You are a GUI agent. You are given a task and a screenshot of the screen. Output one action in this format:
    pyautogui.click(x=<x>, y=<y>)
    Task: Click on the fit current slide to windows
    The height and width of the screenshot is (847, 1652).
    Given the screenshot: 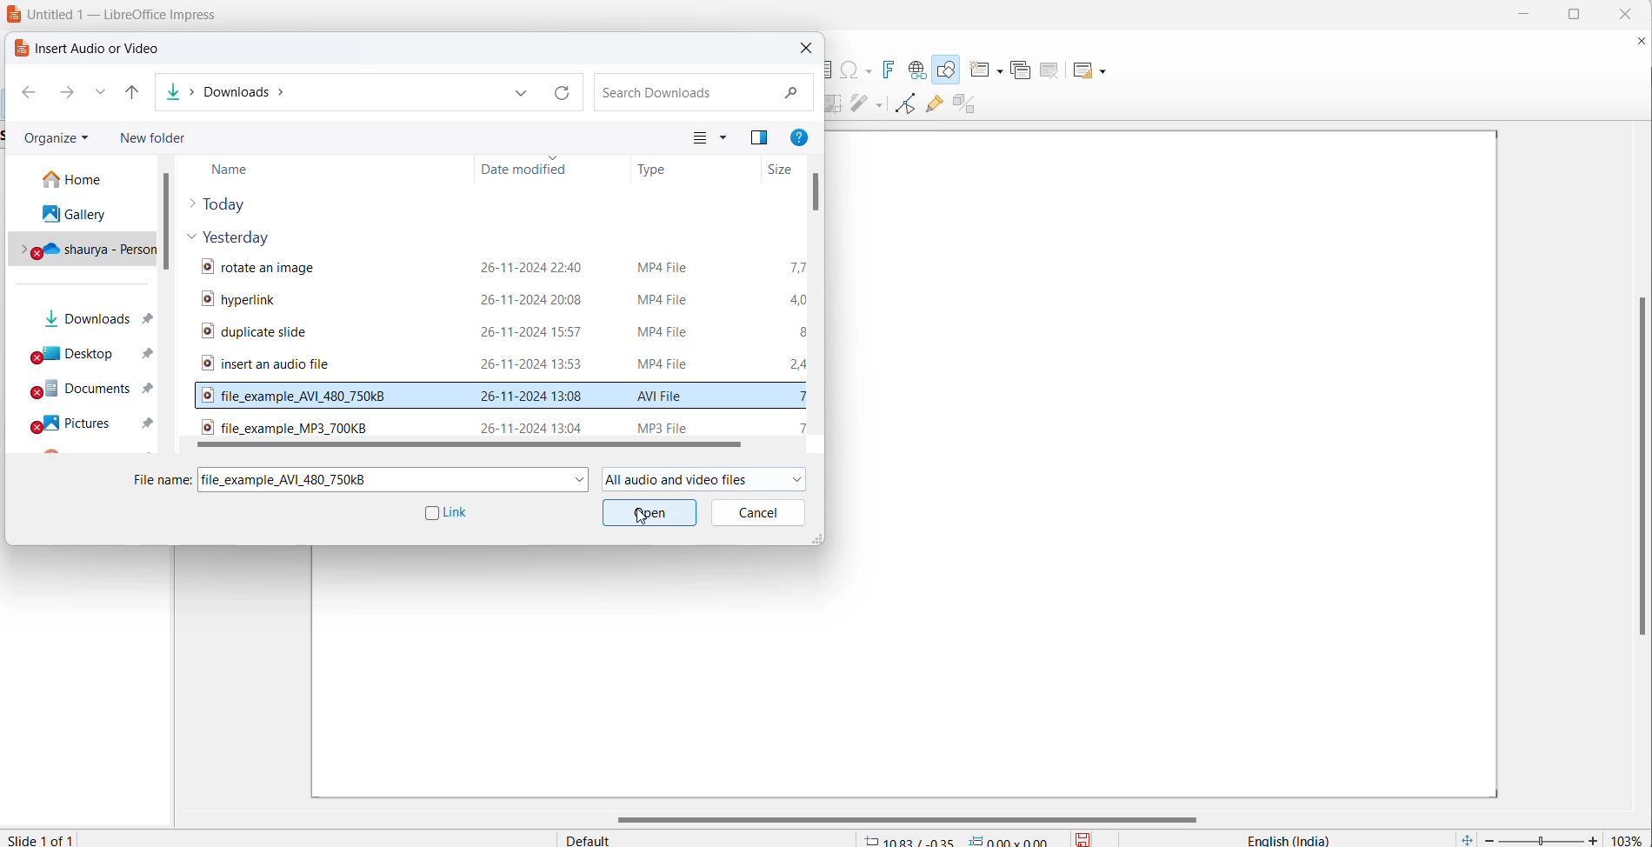 What is the action you would take?
    pyautogui.click(x=1465, y=838)
    